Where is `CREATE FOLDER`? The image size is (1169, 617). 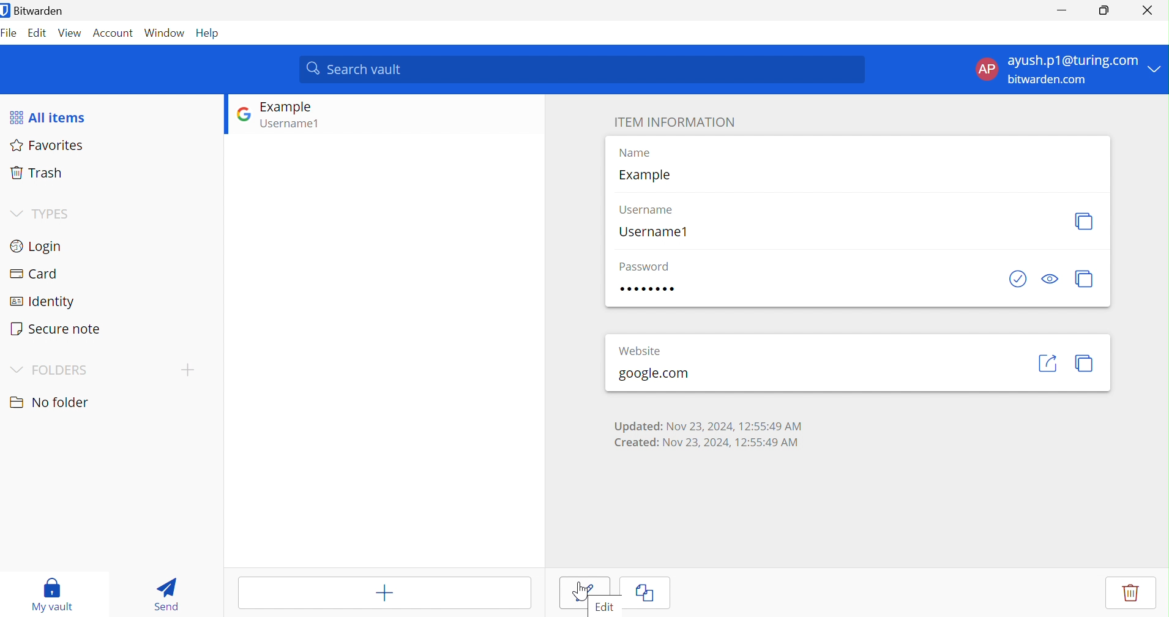 CREATE FOLDER is located at coordinates (190, 372).